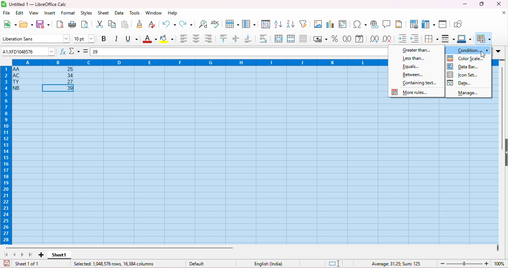 The height and width of the screenshot is (268, 508). Describe the element at coordinates (465, 66) in the screenshot. I see `date bar` at that location.